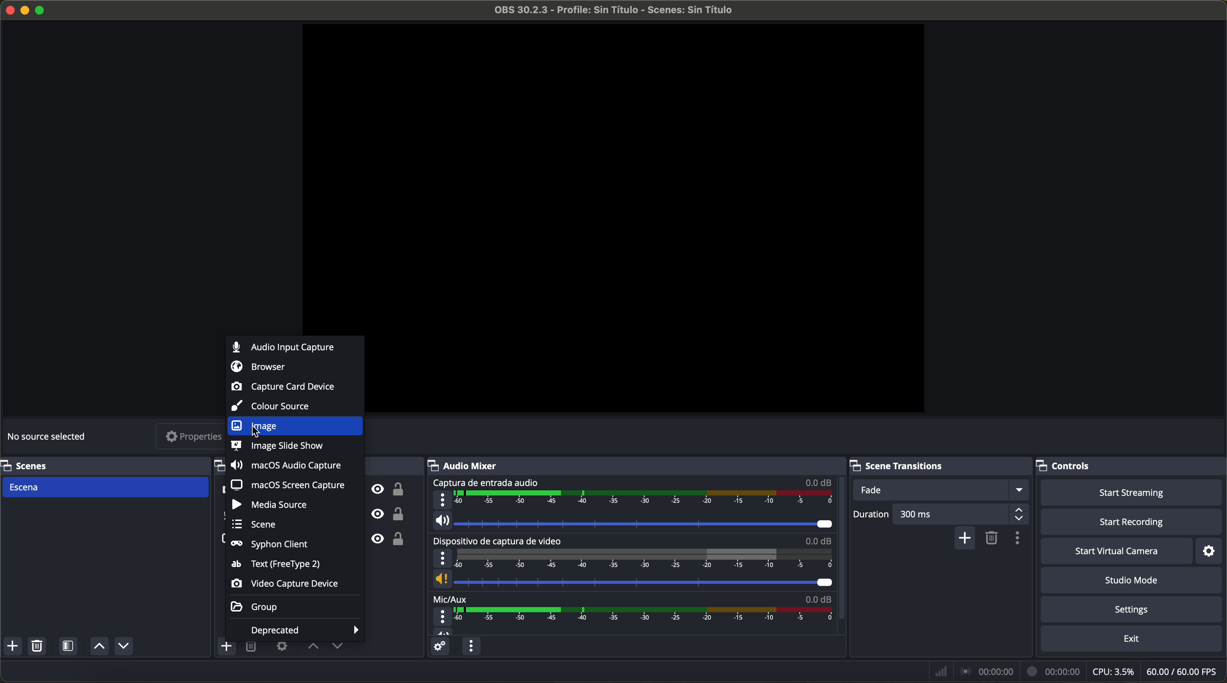 This screenshot has width=1227, height=683. I want to click on browser, so click(261, 366).